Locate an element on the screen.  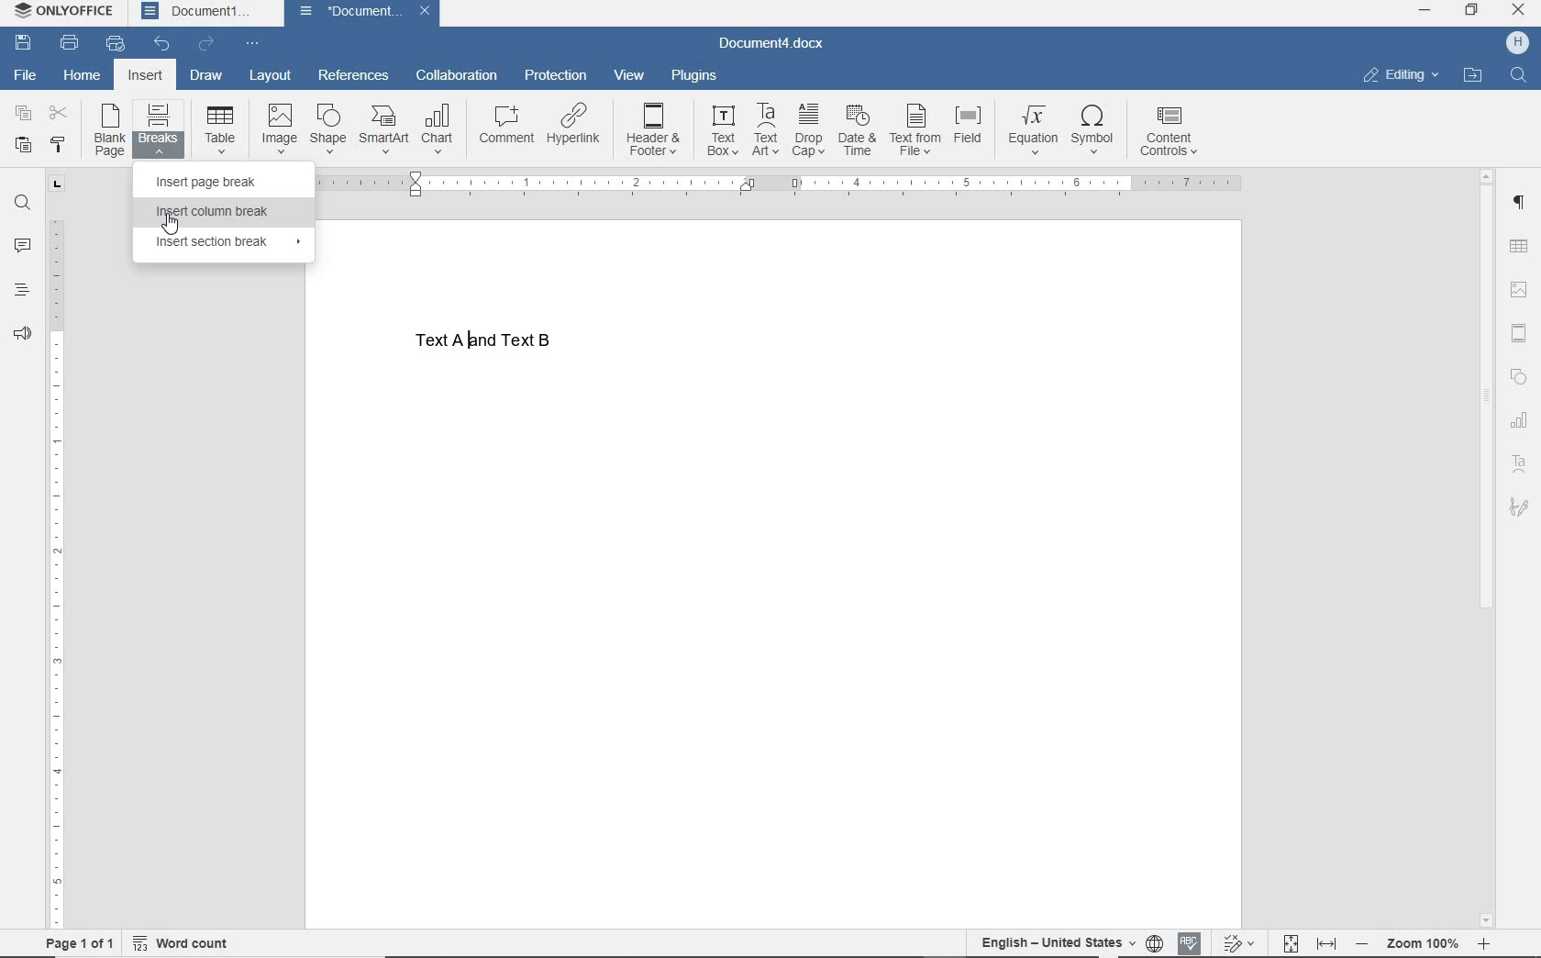
WORD COUNT is located at coordinates (191, 941).